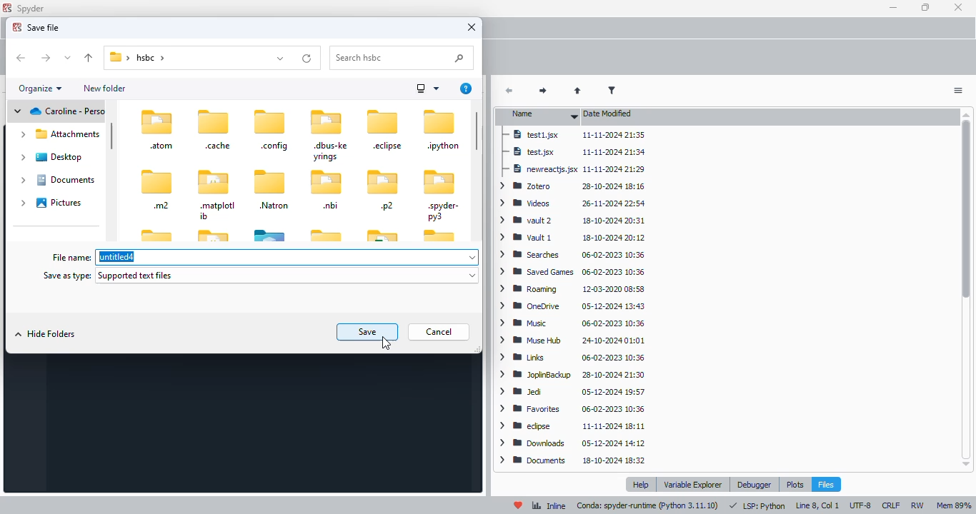 This screenshot has height=514, width=976. What do you see at coordinates (217, 131) in the screenshot?
I see `.cache` at bounding box center [217, 131].